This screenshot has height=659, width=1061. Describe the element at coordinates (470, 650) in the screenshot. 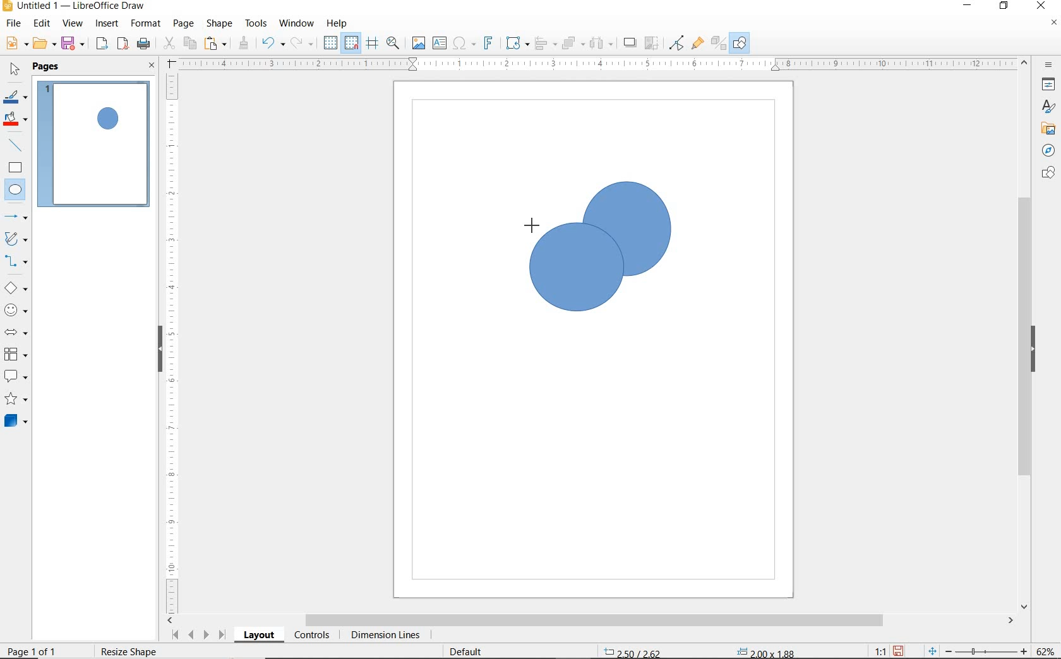

I see `DEFAULT` at that location.